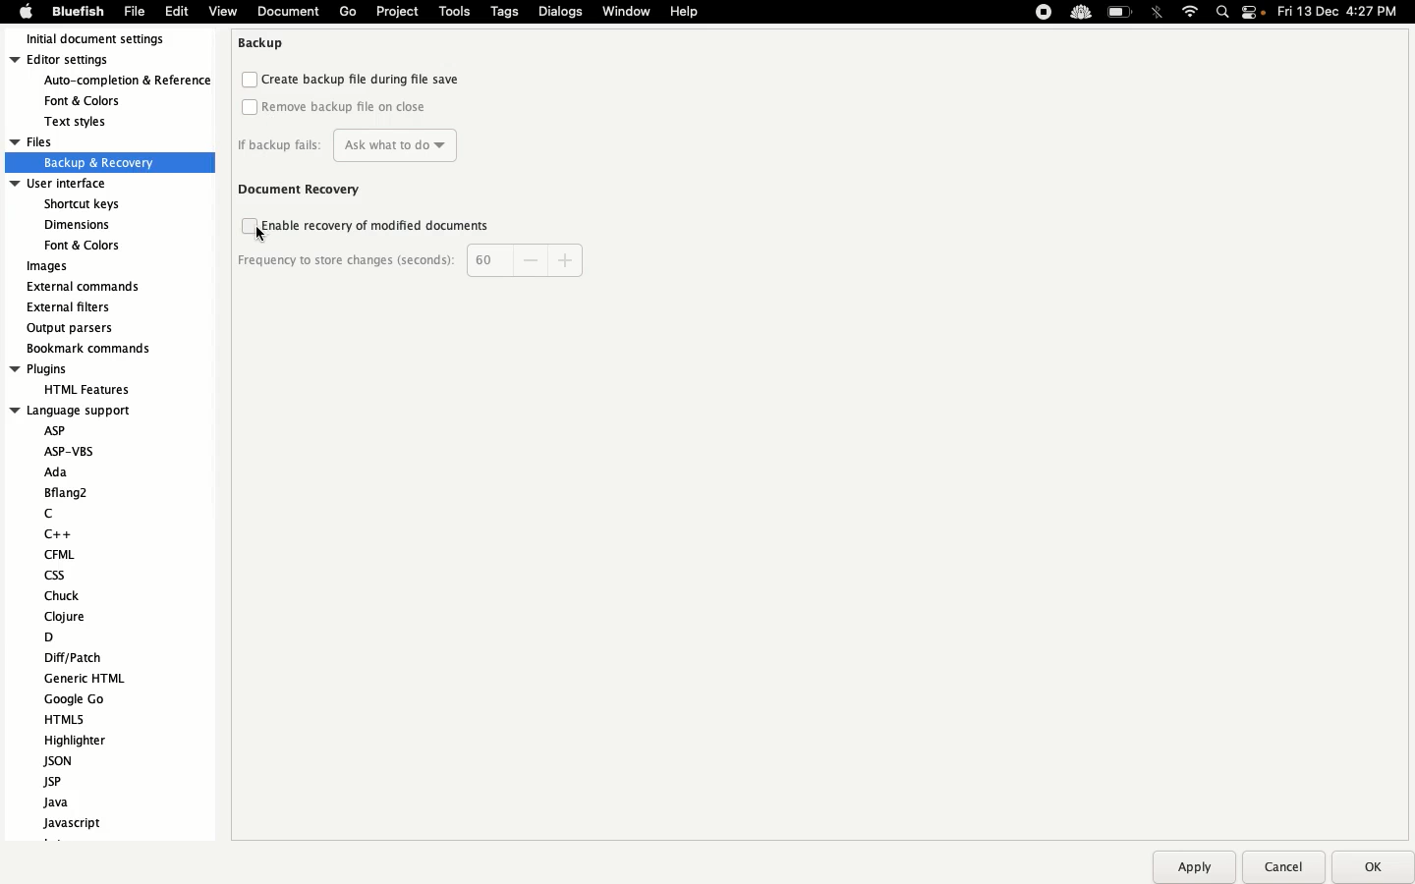  I want to click on Document , so click(287, 13).